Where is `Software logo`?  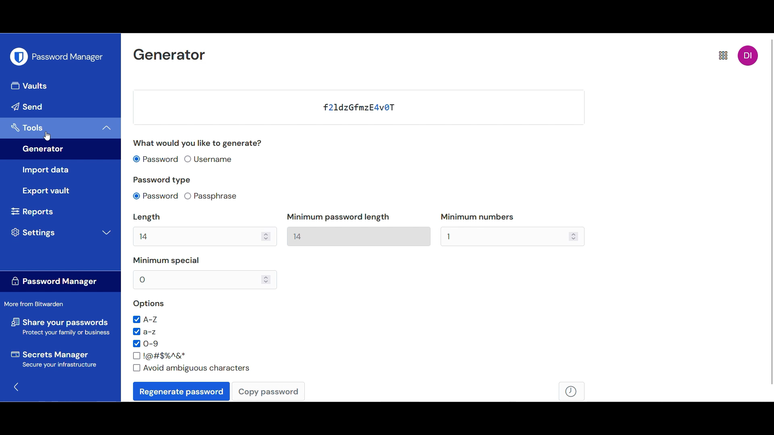
Software logo is located at coordinates (19, 56).